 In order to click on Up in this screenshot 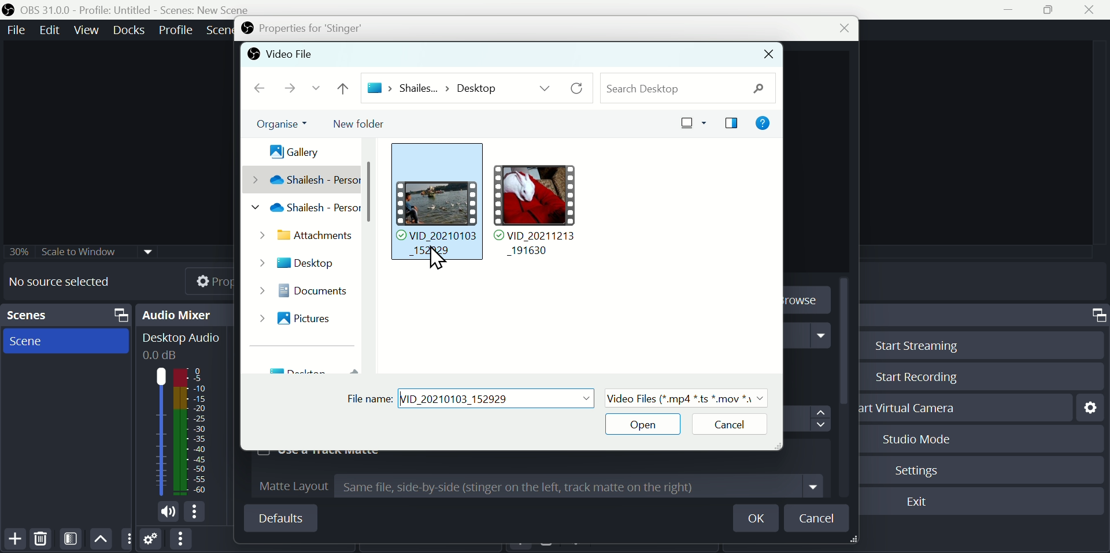, I will do `click(101, 538)`.